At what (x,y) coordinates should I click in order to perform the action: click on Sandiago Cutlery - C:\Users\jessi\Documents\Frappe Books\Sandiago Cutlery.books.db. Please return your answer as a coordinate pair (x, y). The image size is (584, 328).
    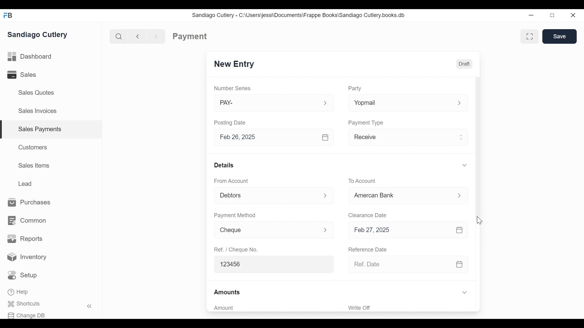
    Looking at the image, I should click on (298, 15).